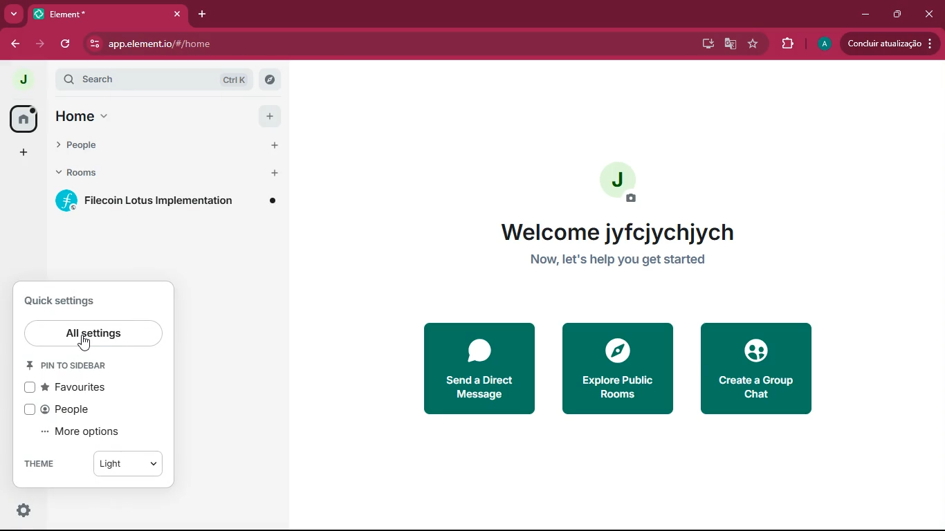 The height and width of the screenshot is (531, 945). Describe the element at coordinates (787, 42) in the screenshot. I see `extensions` at that location.